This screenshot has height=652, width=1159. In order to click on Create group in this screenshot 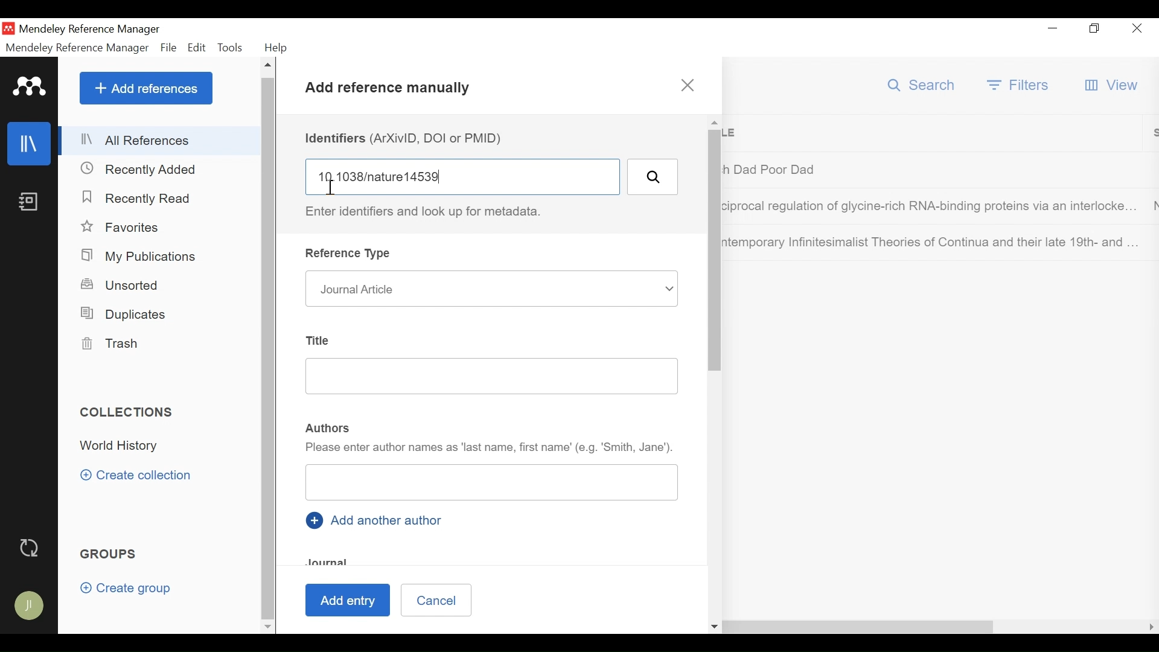, I will do `click(128, 589)`.